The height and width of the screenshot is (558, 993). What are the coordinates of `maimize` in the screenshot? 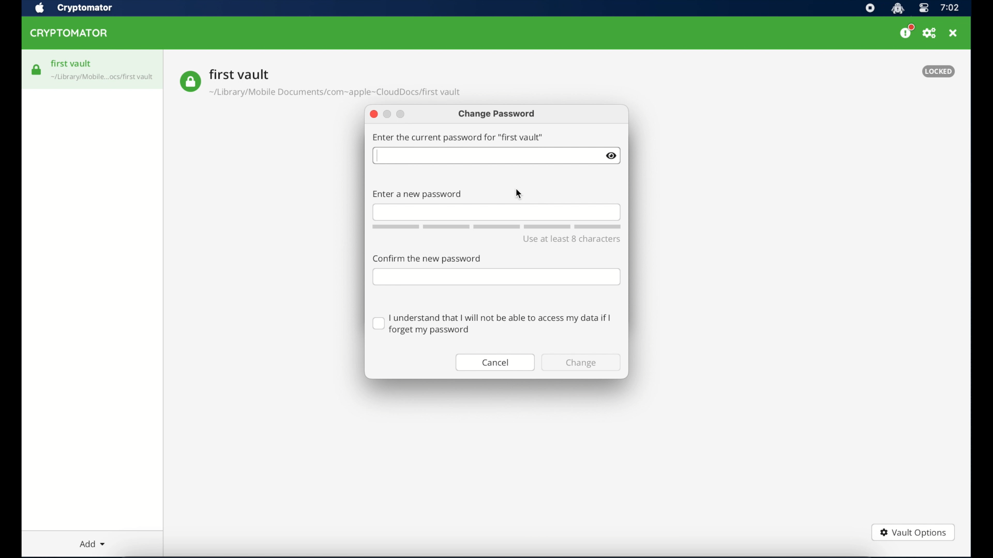 It's located at (400, 115).